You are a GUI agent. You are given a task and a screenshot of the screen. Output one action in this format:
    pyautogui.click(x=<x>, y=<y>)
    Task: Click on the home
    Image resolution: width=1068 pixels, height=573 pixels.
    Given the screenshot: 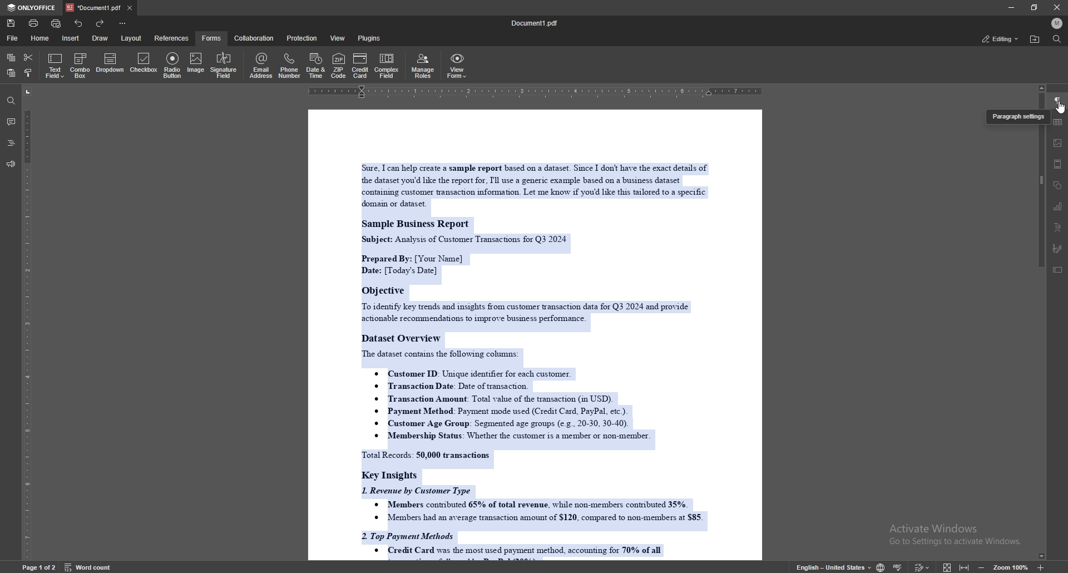 What is the action you would take?
    pyautogui.click(x=42, y=38)
    